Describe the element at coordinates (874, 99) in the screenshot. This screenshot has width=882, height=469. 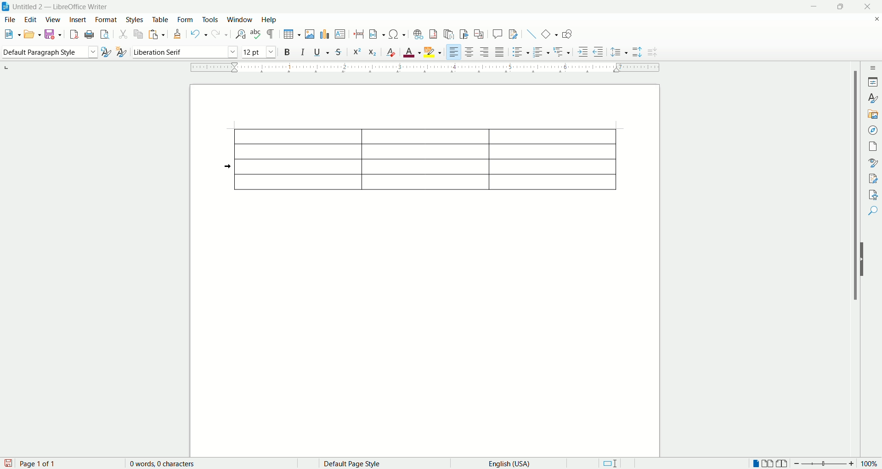
I see `style` at that location.